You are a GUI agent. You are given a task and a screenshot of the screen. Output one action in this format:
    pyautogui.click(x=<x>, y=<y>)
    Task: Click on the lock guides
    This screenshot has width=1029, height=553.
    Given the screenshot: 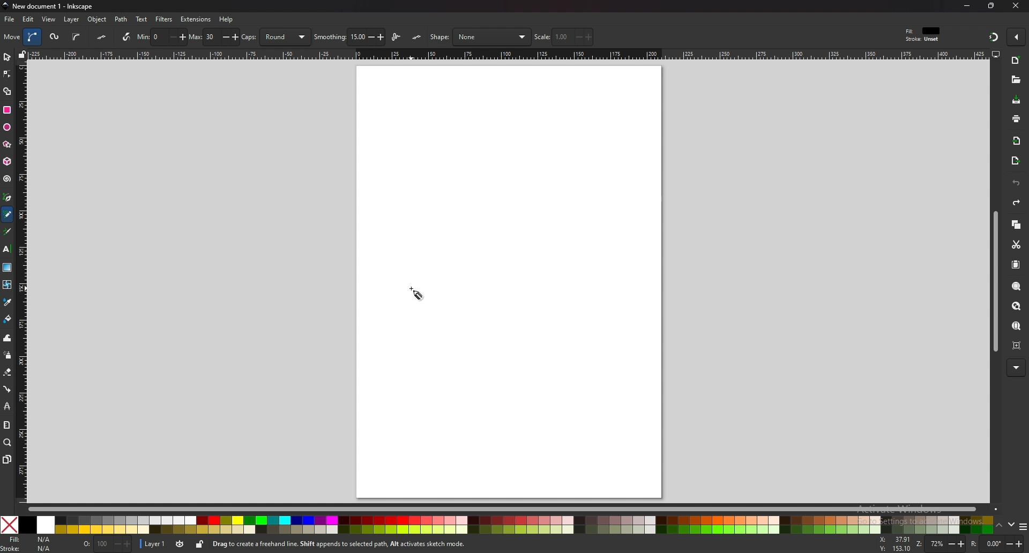 What is the action you would take?
    pyautogui.click(x=22, y=54)
    